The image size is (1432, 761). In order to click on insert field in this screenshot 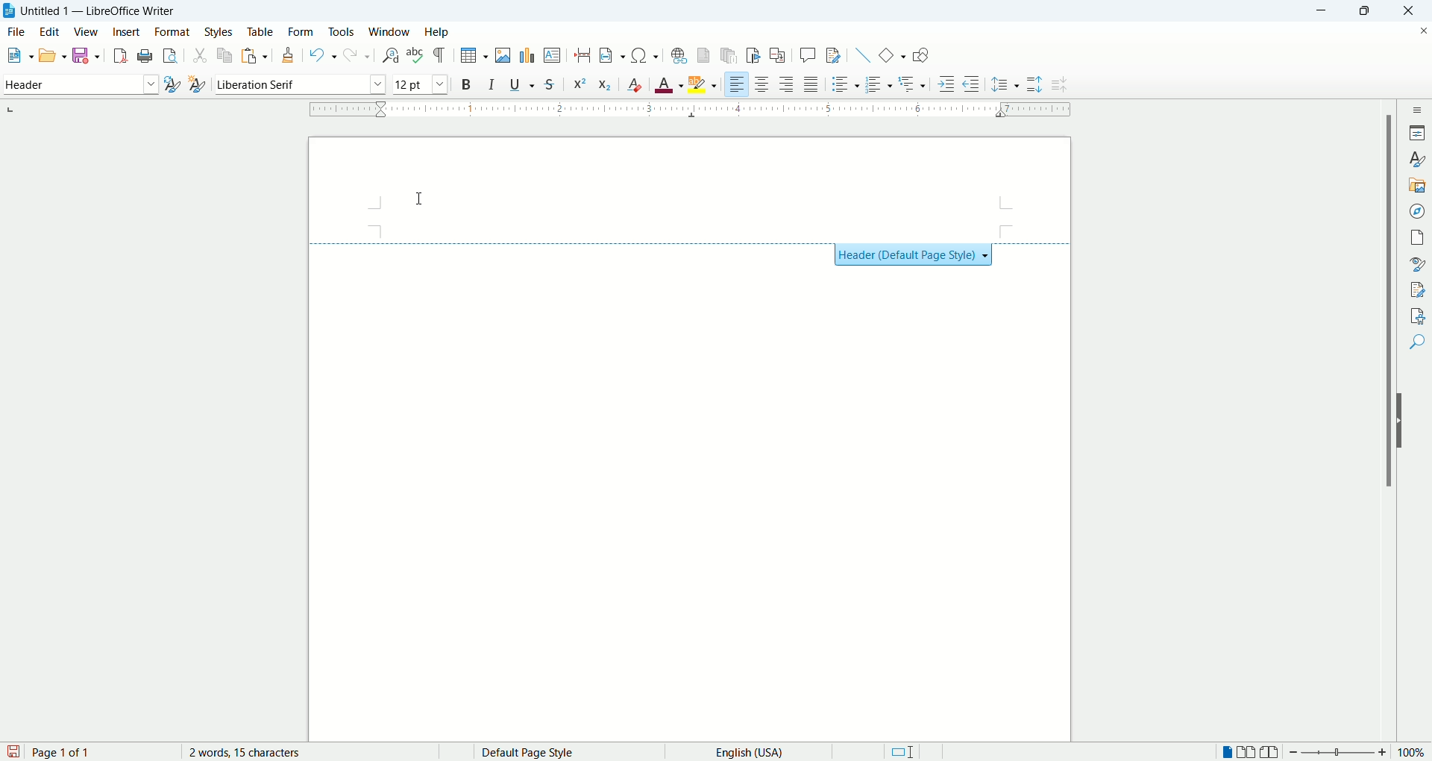, I will do `click(608, 54)`.